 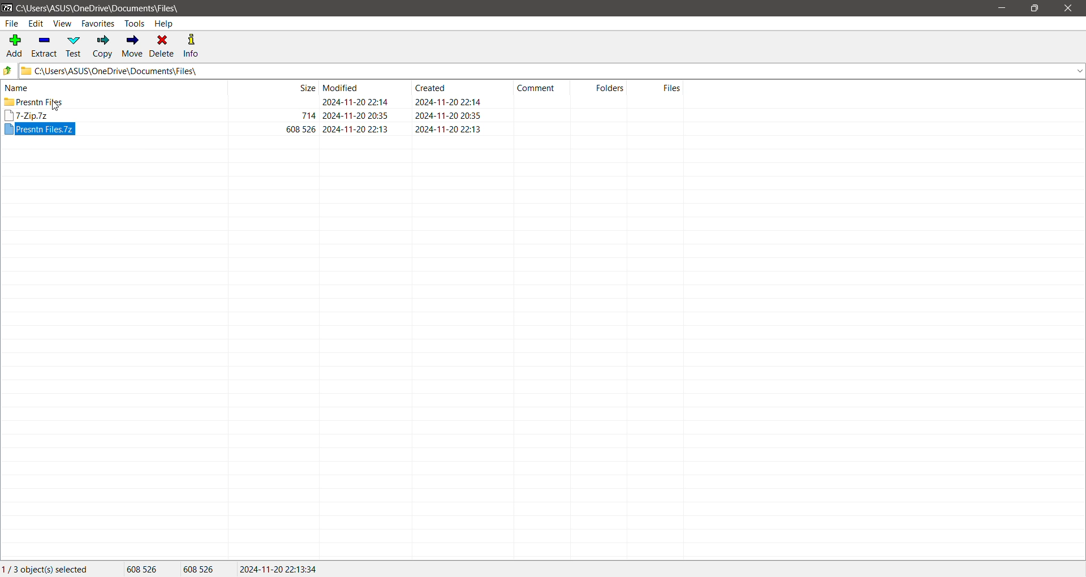 I want to click on created, so click(x=430, y=87).